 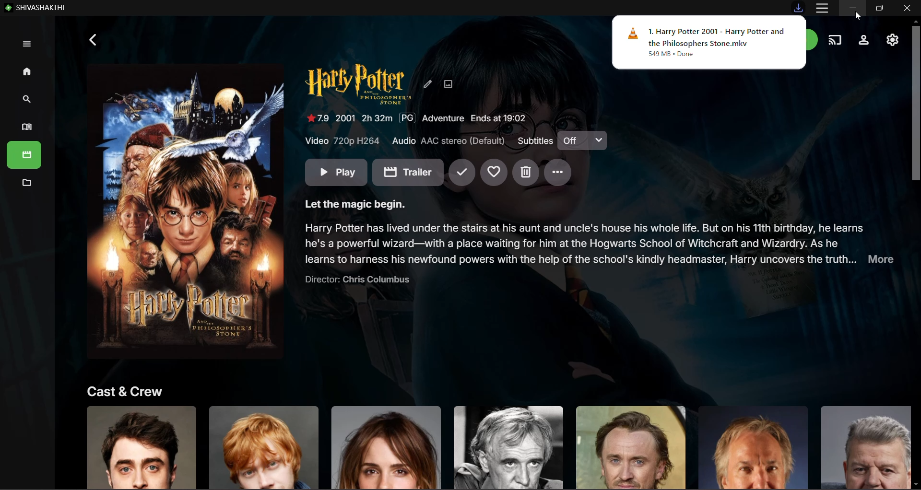 I want to click on Cursor, so click(x=858, y=16).